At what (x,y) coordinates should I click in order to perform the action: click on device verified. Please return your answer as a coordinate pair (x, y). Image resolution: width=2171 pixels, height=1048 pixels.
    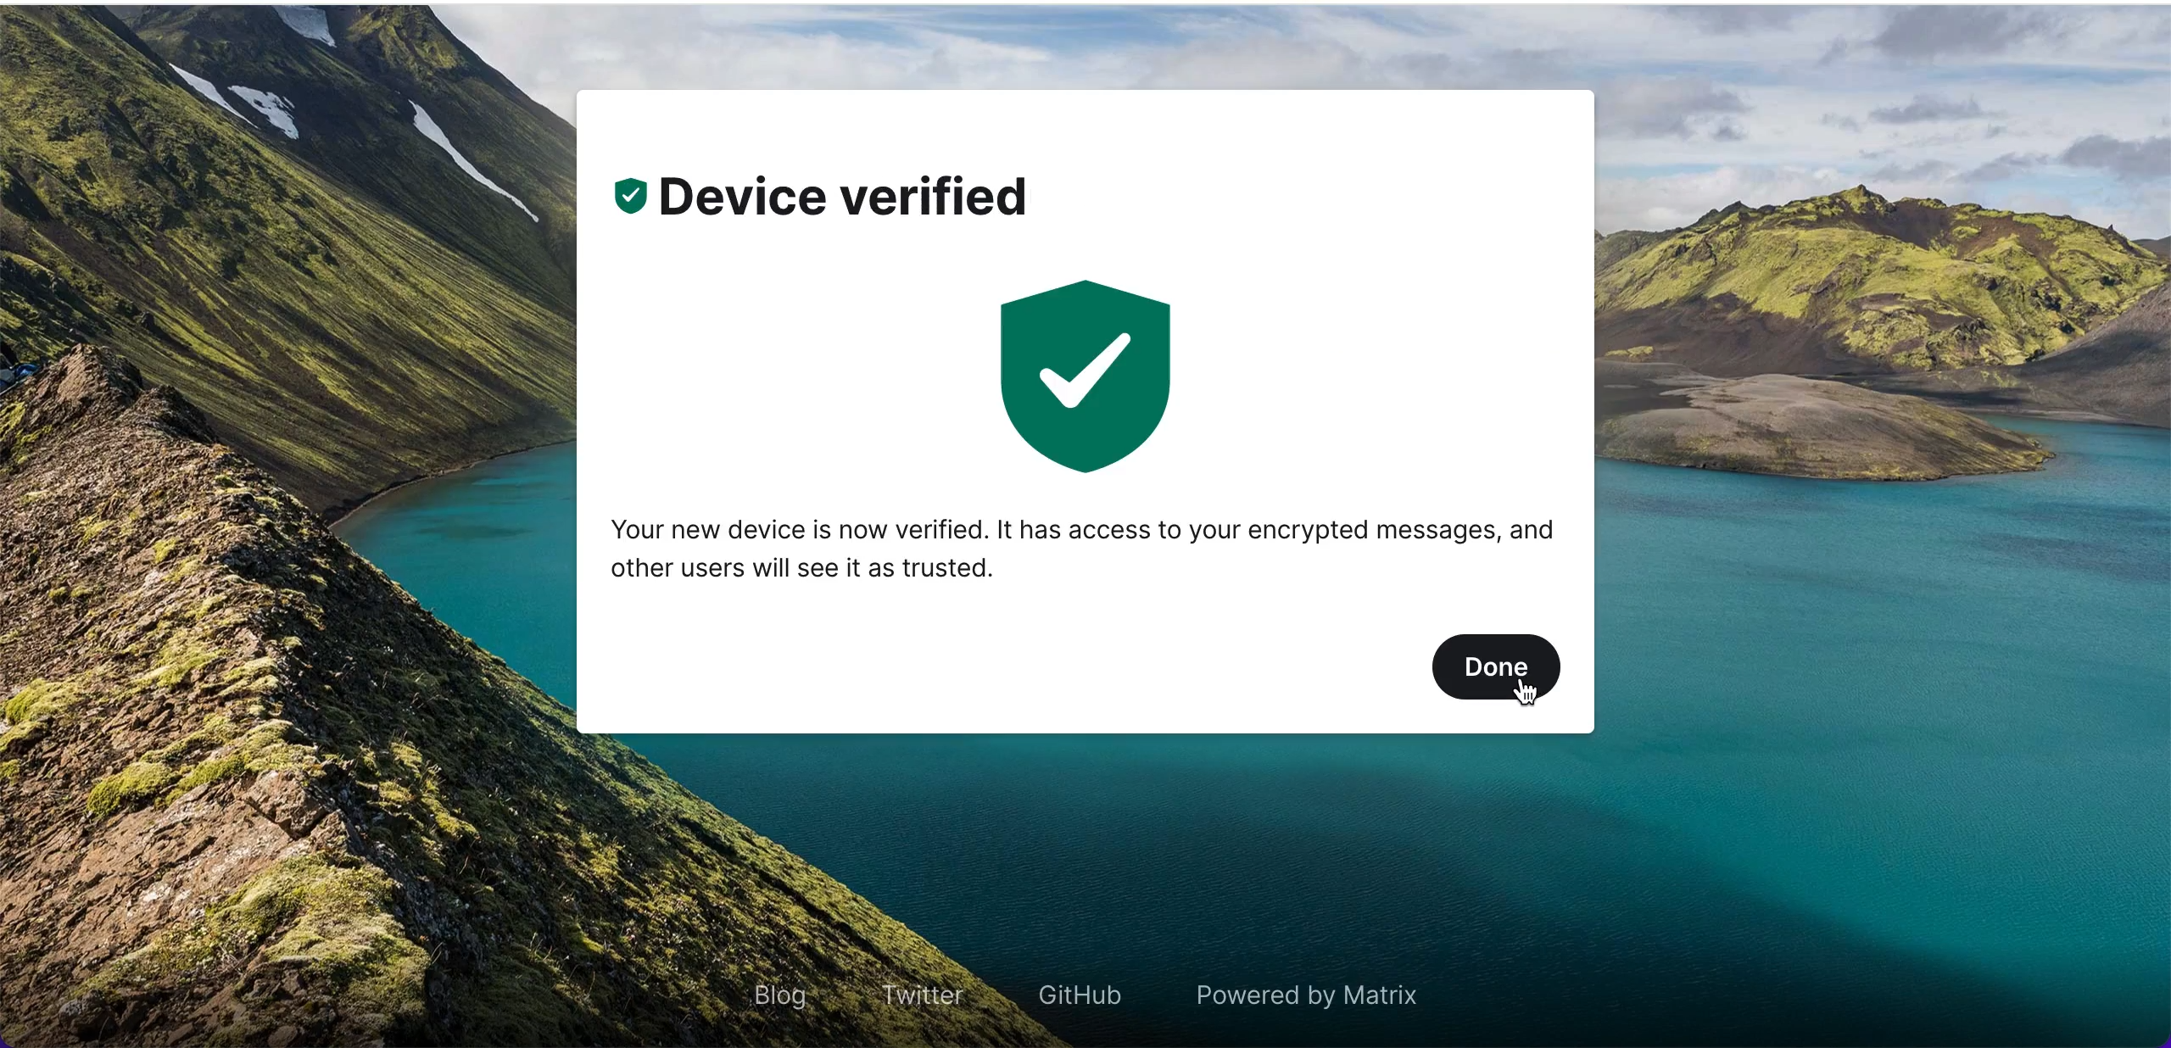
    Looking at the image, I should click on (857, 202).